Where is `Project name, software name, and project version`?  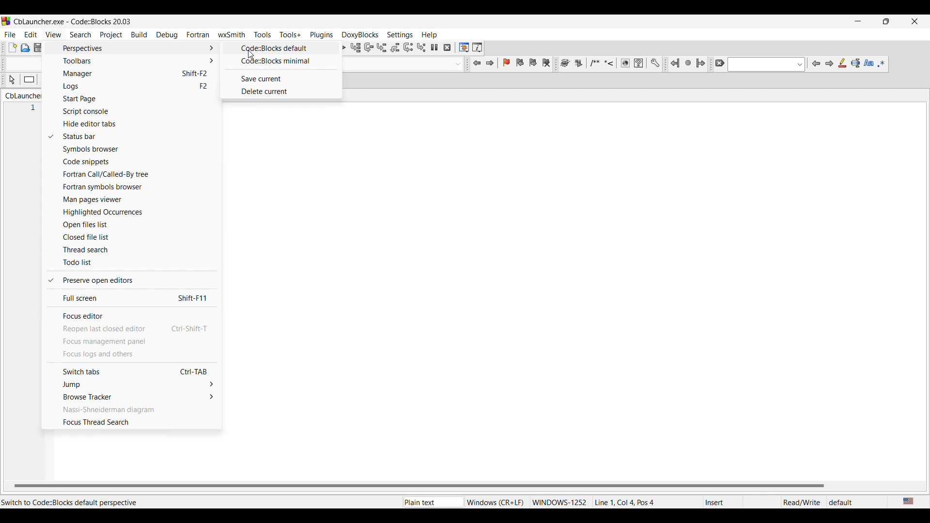 Project name, software name, and project version is located at coordinates (72, 22).